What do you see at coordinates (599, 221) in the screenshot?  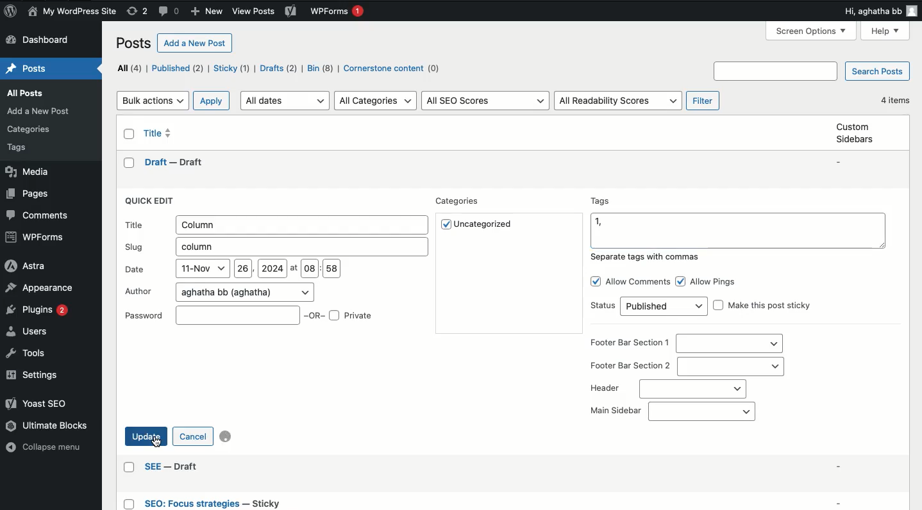 I see `1,` at bounding box center [599, 221].